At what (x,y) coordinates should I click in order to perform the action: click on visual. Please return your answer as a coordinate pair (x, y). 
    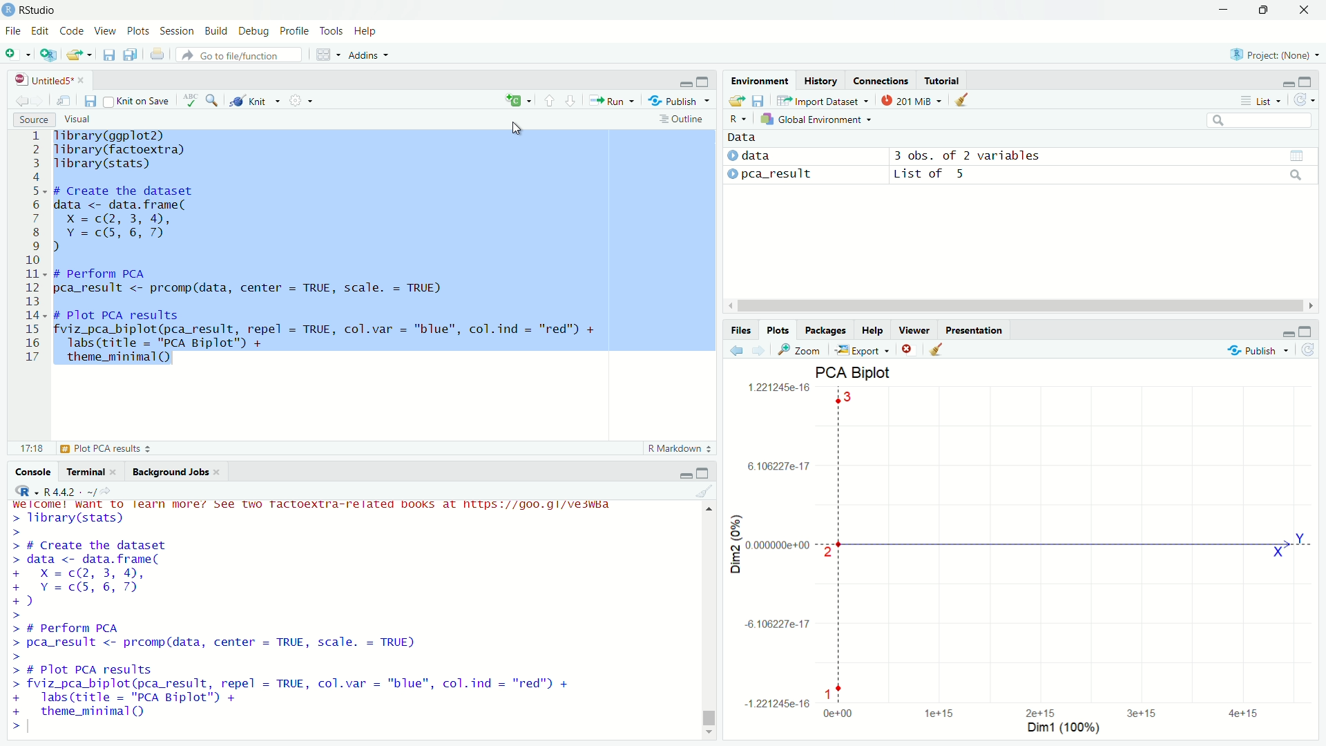
    Looking at the image, I should click on (79, 119).